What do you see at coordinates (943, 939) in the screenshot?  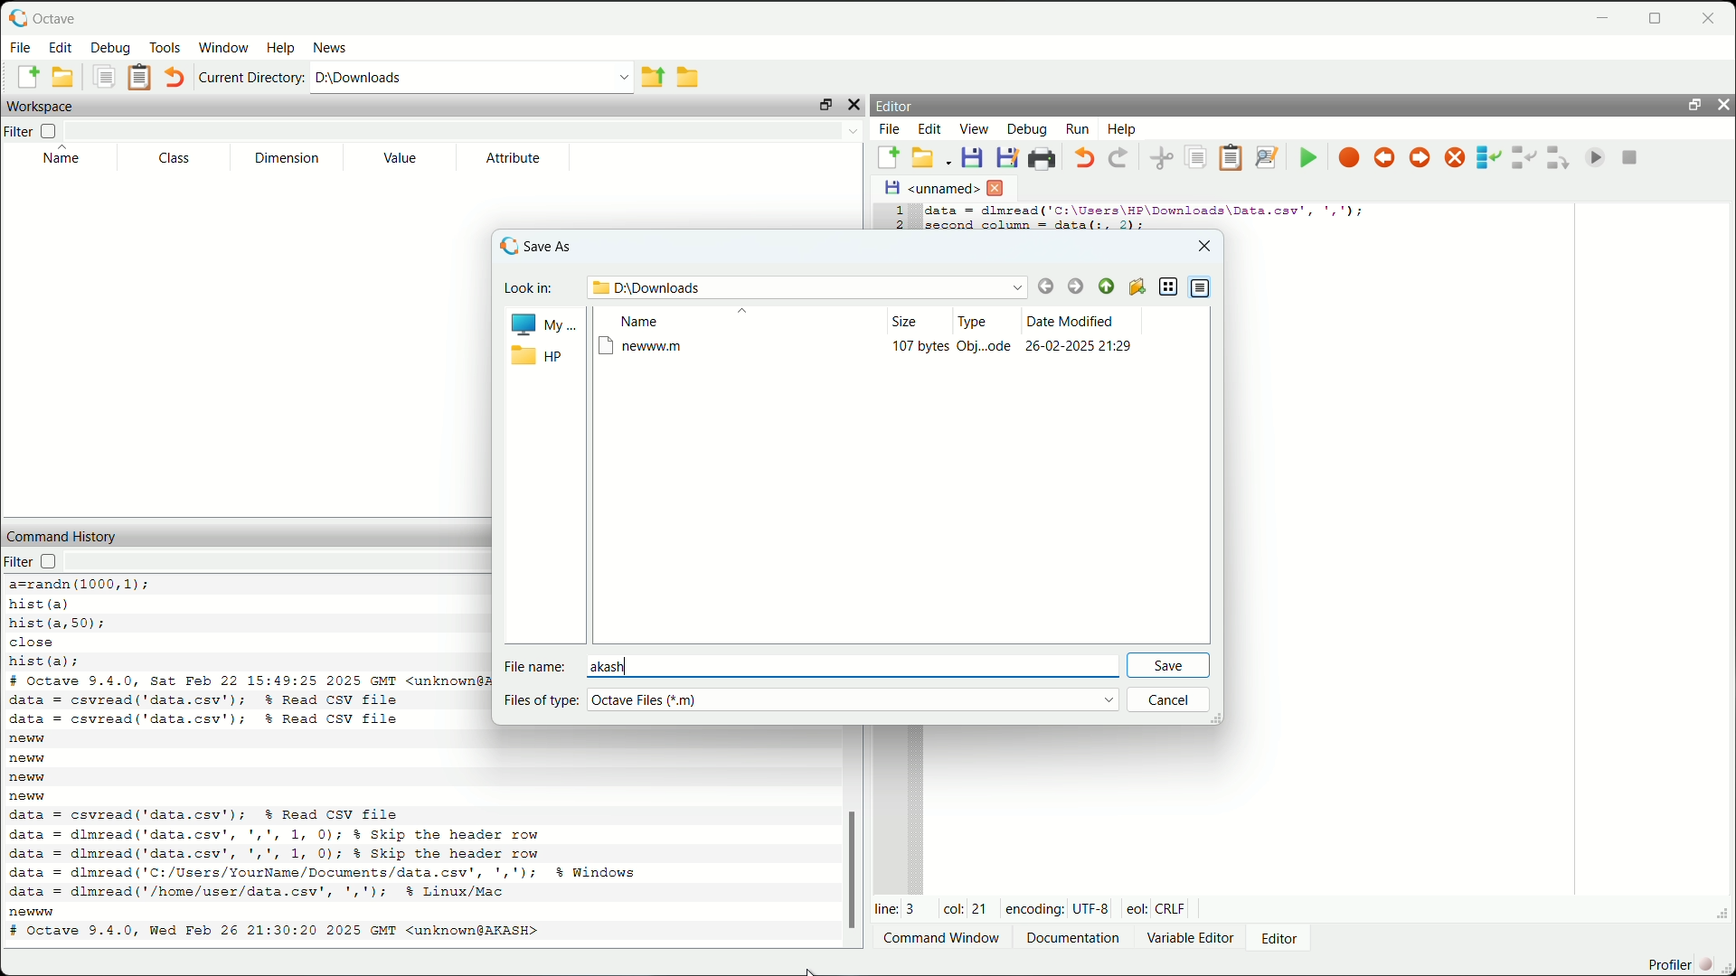 I see `Command window` at bounding box center [943, 939].